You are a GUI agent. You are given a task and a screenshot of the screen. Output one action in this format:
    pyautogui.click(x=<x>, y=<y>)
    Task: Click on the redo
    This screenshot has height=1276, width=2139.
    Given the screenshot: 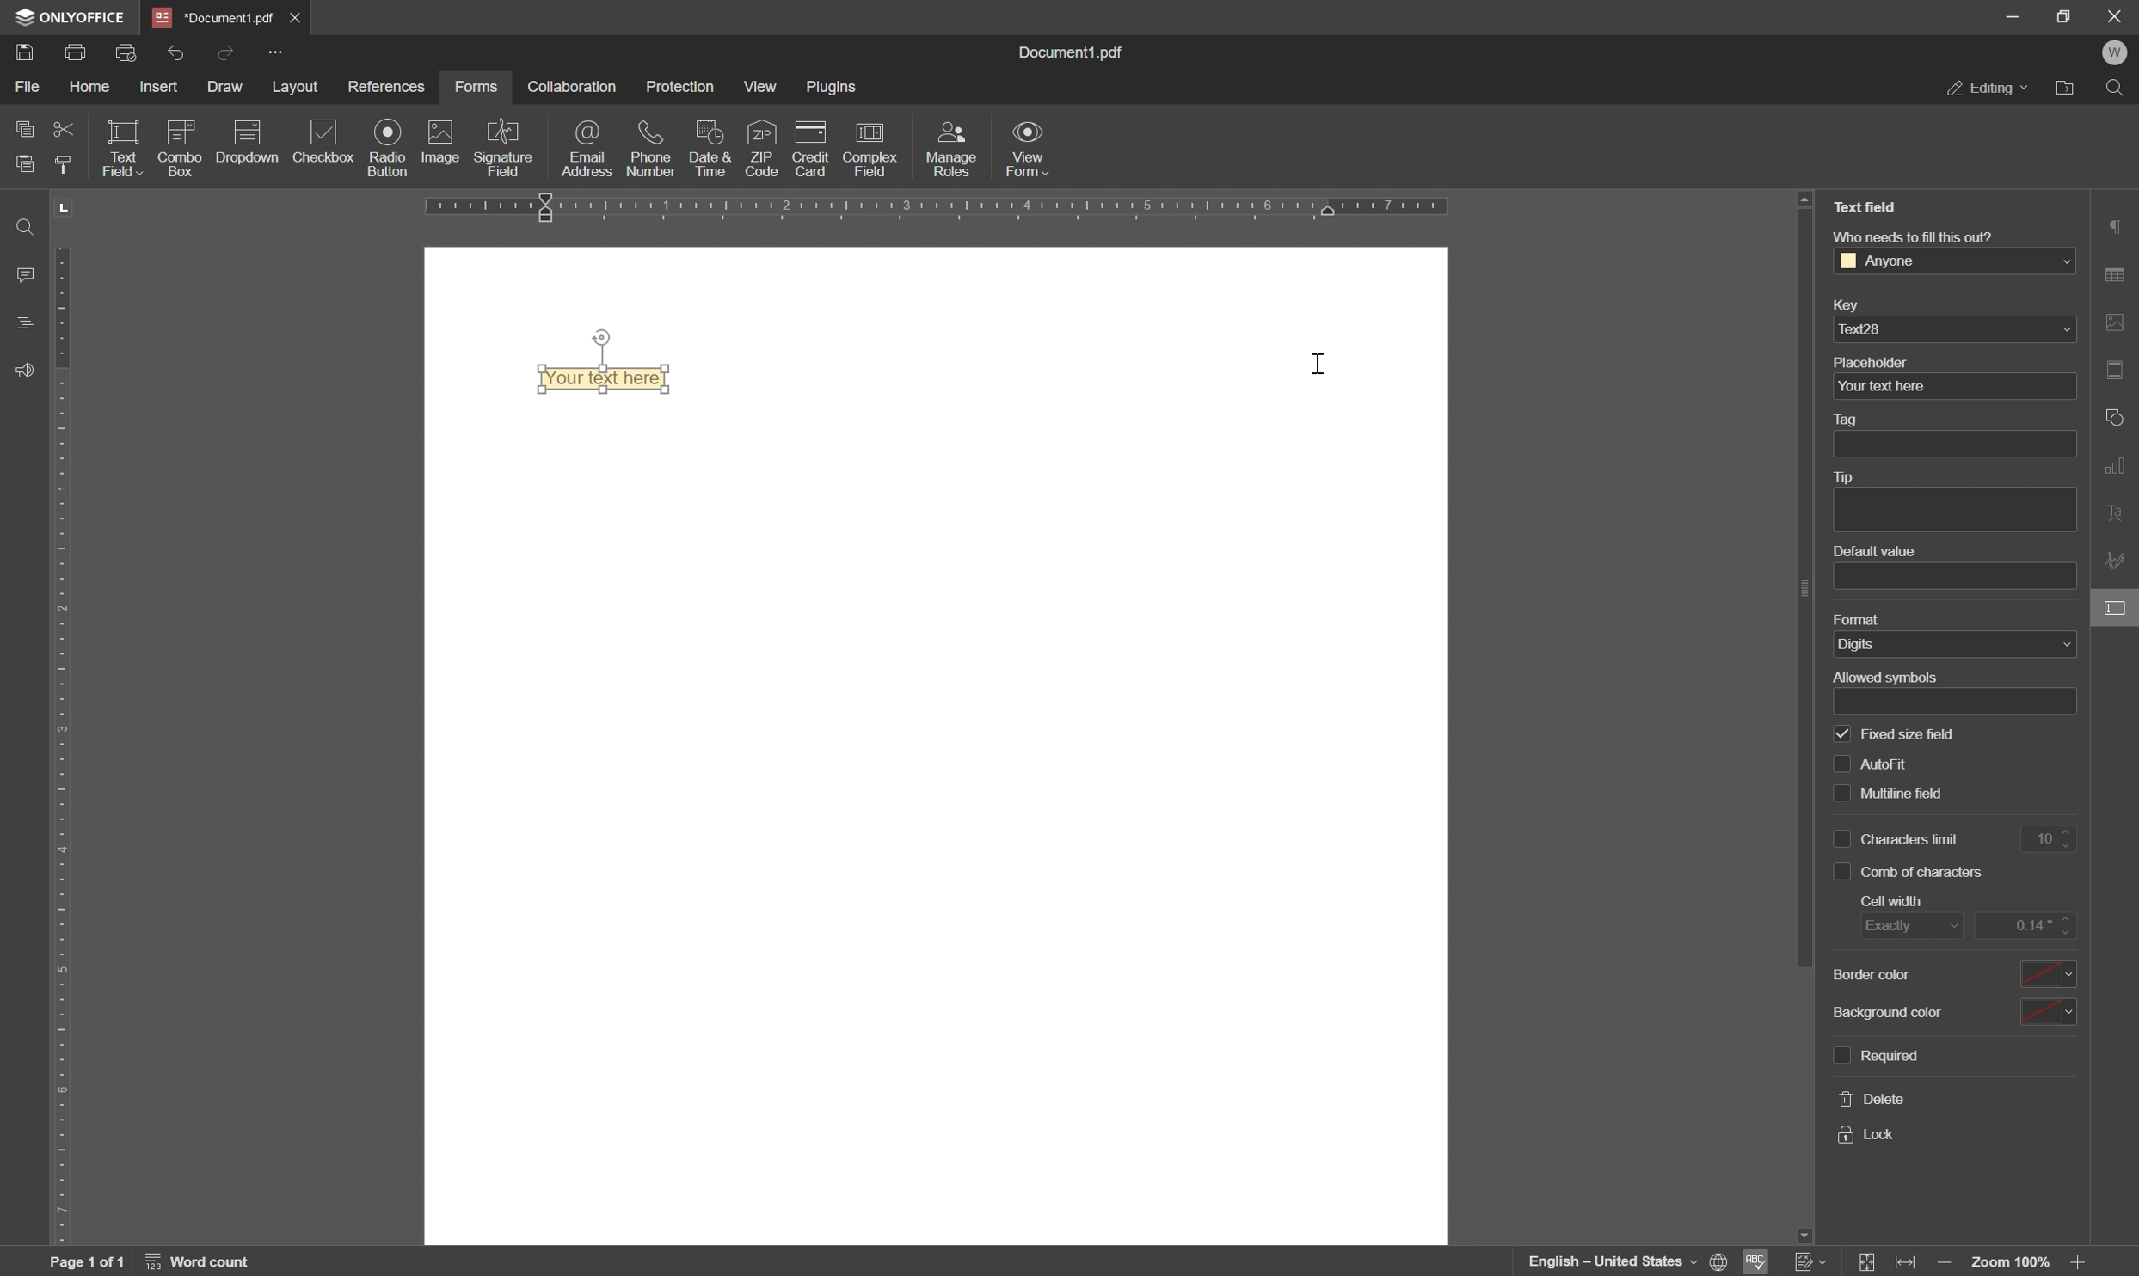 What is the action you would take?
    pyautogui.click(x=229, y=53)
    